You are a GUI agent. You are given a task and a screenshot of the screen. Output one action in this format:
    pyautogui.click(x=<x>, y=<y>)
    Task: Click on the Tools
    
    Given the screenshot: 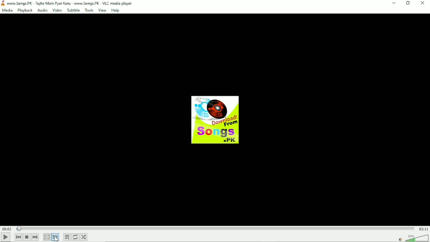 What is the action you would take?
    pyautogui.click(x=89, y=10)
    